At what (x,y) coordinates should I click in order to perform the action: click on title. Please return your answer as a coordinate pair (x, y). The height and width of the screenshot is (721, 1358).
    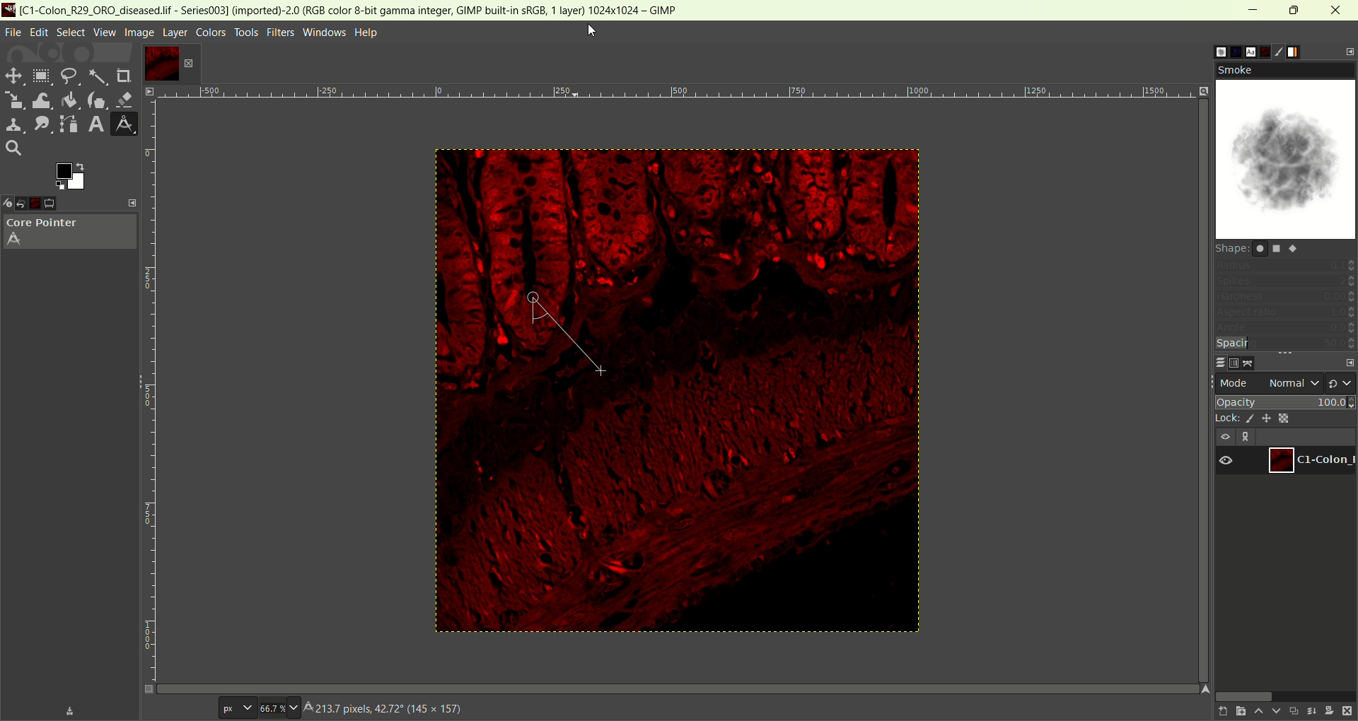
    Looking at the image, I should click on (358, 10).